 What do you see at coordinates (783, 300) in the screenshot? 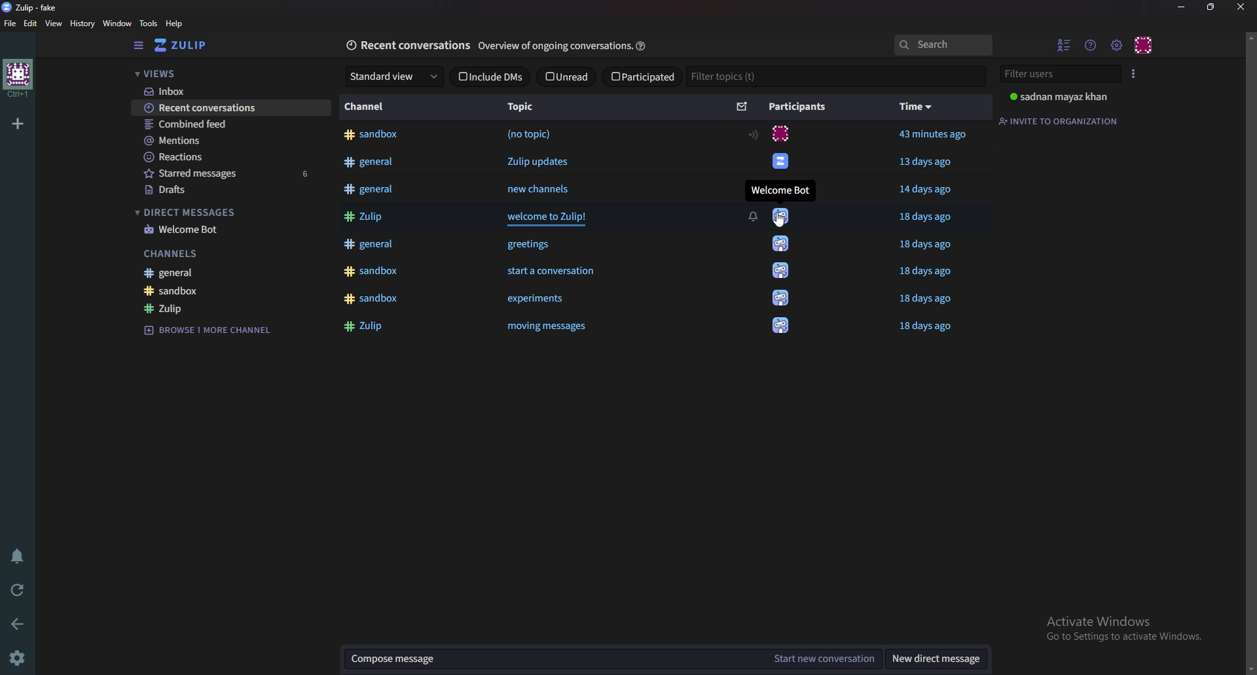
I see `icon` at bounding box center [783, 300].